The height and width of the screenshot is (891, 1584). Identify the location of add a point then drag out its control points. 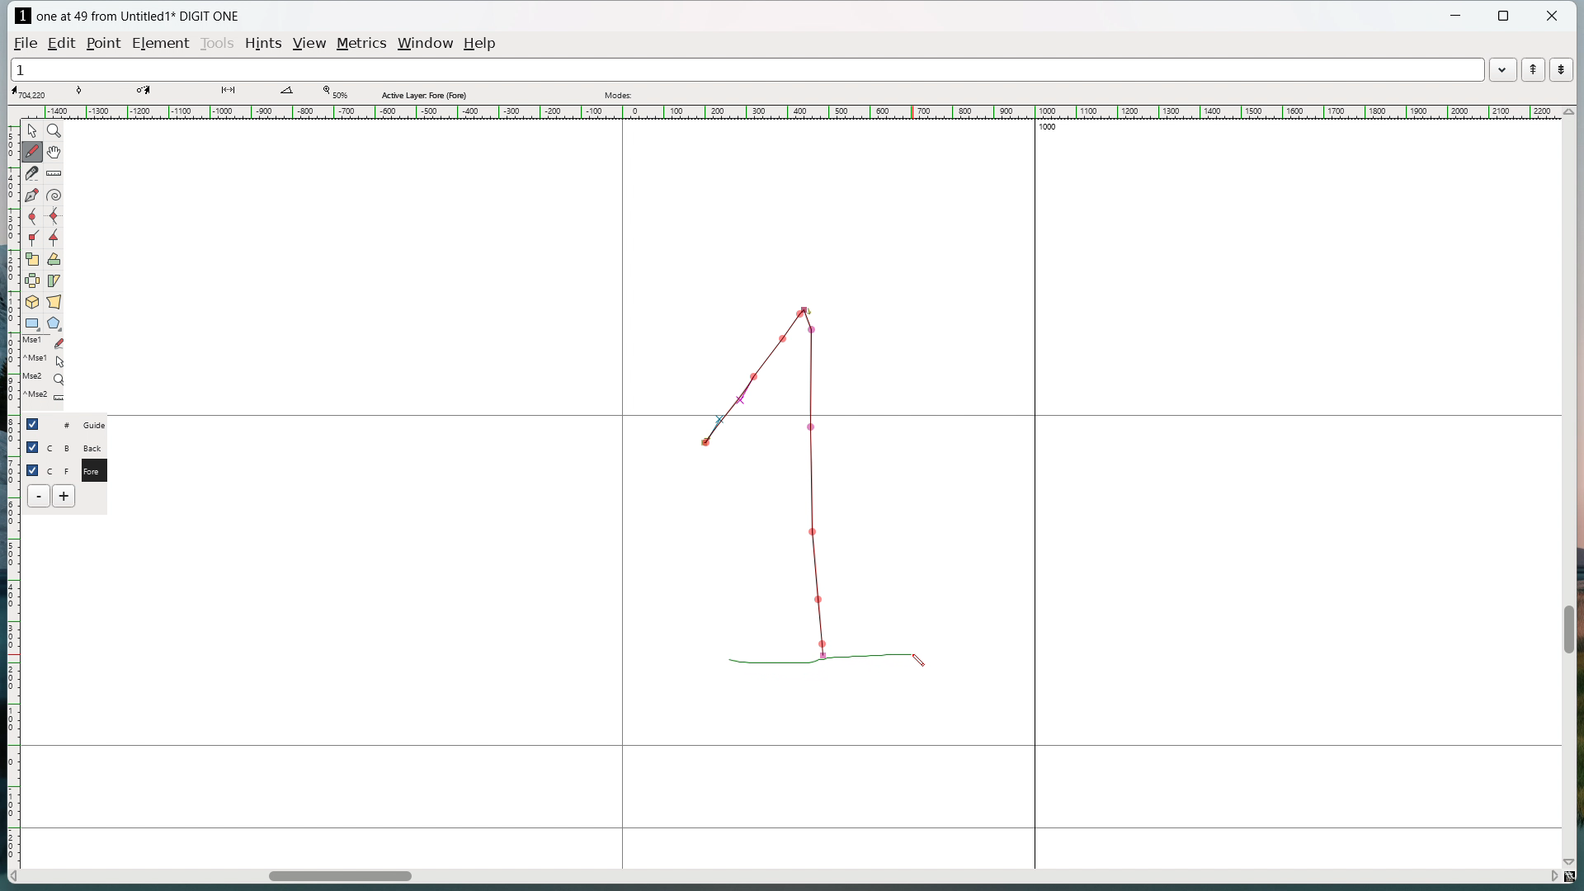
(32, 195).